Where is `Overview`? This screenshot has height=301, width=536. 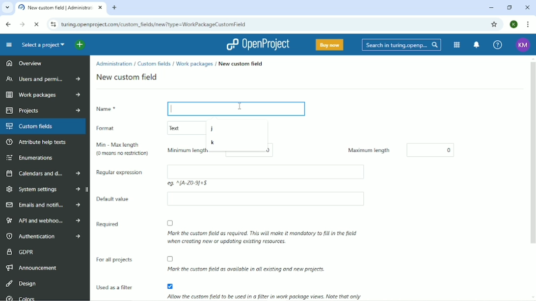 Overview is located at coordinates (24, 62).